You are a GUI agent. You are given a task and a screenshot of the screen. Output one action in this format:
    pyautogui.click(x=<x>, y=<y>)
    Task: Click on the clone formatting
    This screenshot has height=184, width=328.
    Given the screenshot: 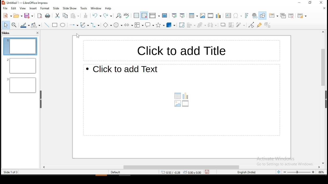 What is the action you would take?
    pyautogui.click(x=86, y=16)
    